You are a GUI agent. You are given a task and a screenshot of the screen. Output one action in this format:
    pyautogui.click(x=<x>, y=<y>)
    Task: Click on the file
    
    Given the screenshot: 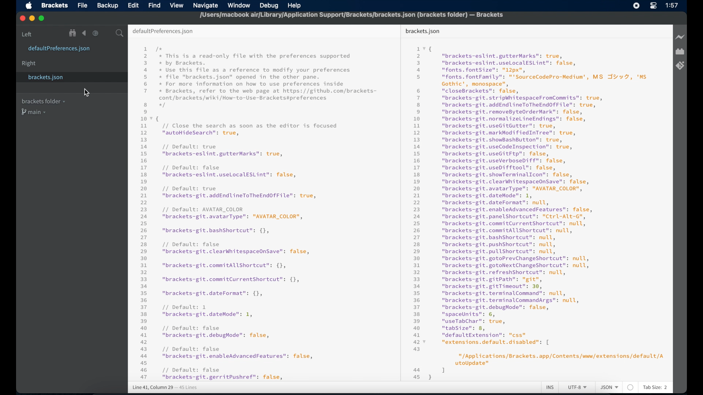 What is the action you would take?
    pyautogui.click(x=84, y=5)
    